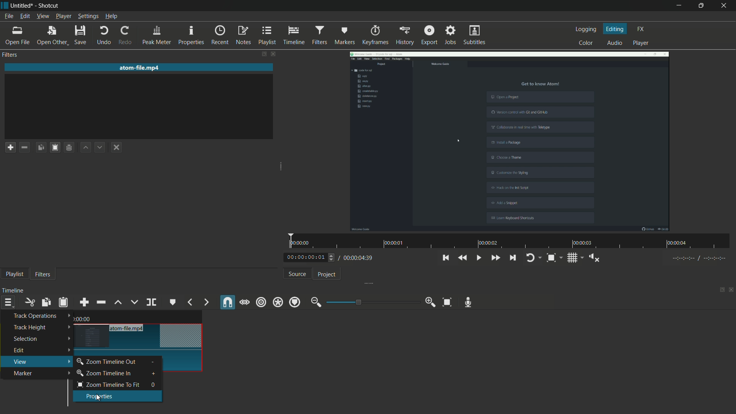  Describe the element at coordinates (226, 302) in the screenshot. I see `snap` at that location.